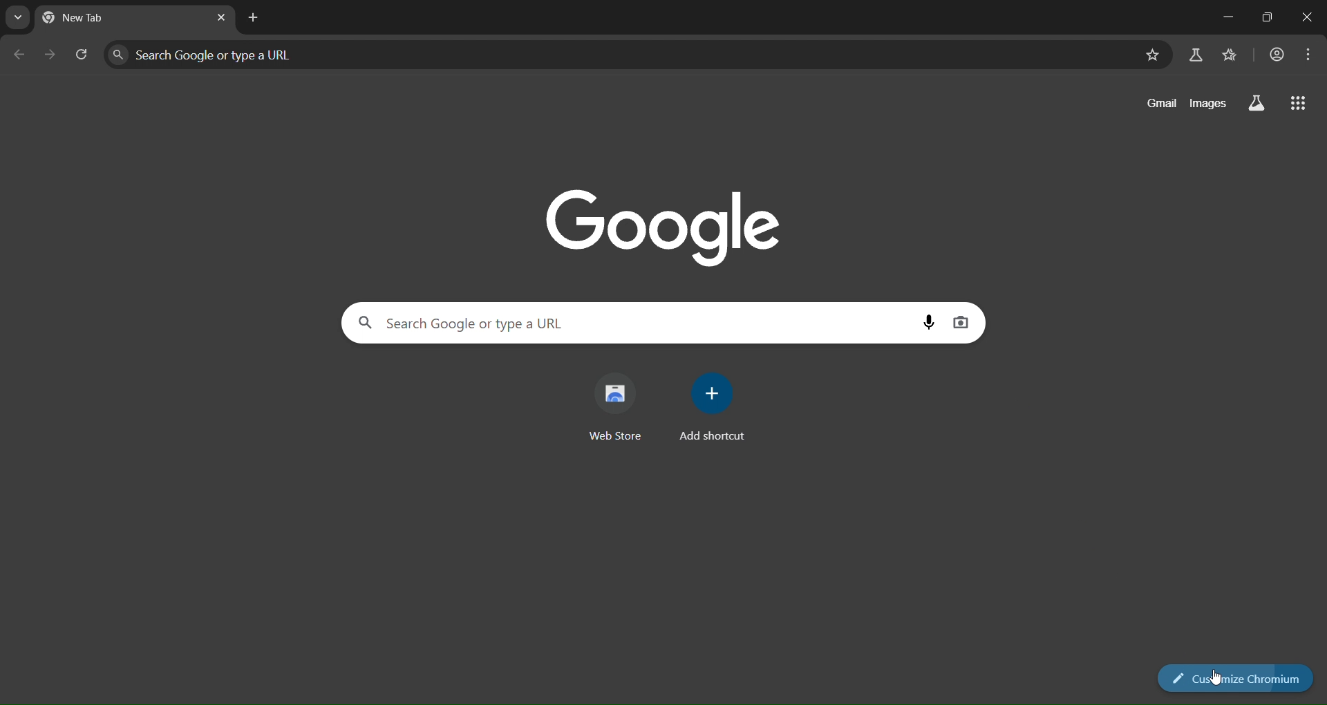  What do you see at coordinates (930, 320) in the screenshot?
I see `voice search` at bounding box center [930, 320].